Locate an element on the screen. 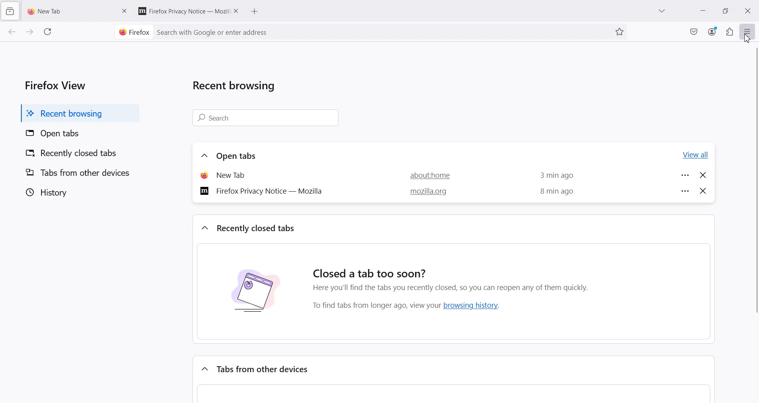 Image resolution: width=759 pixels, height=403 pixels. Save to Pocket is located at coordinates (694, 32).